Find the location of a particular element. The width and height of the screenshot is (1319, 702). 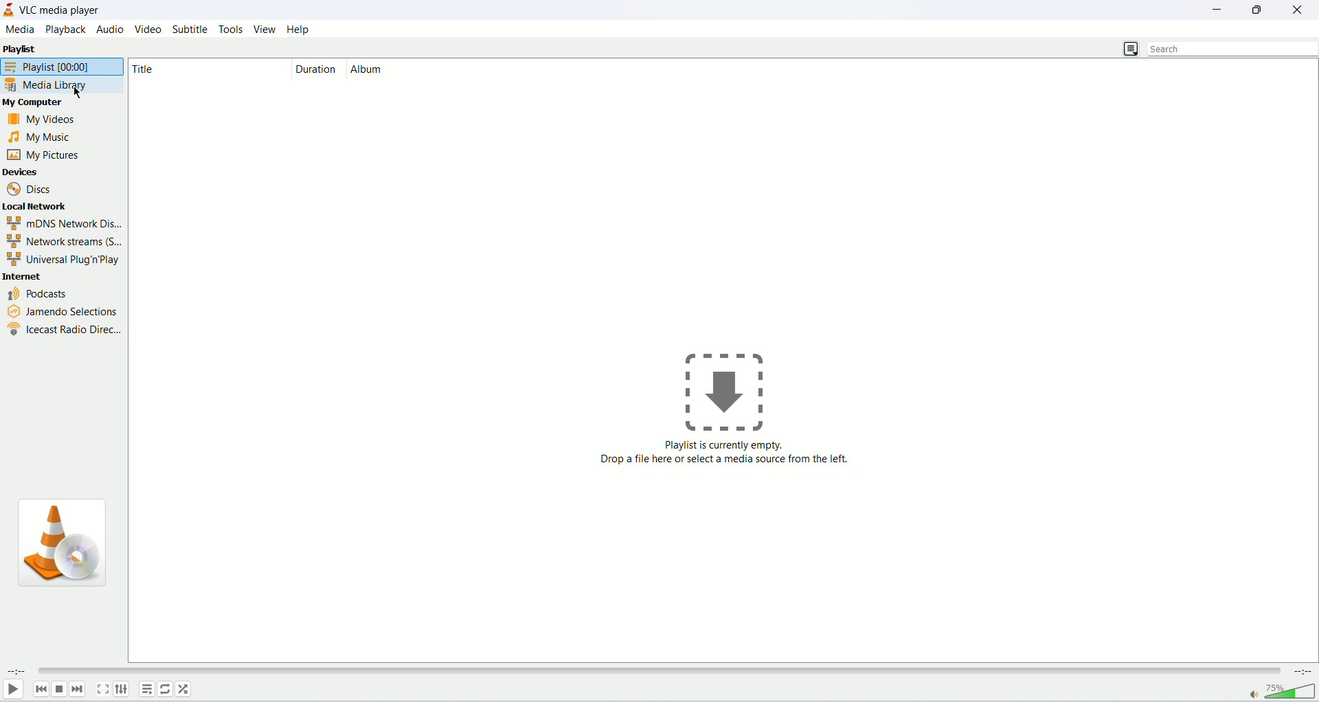

stop is located at coordinates (60, 690).